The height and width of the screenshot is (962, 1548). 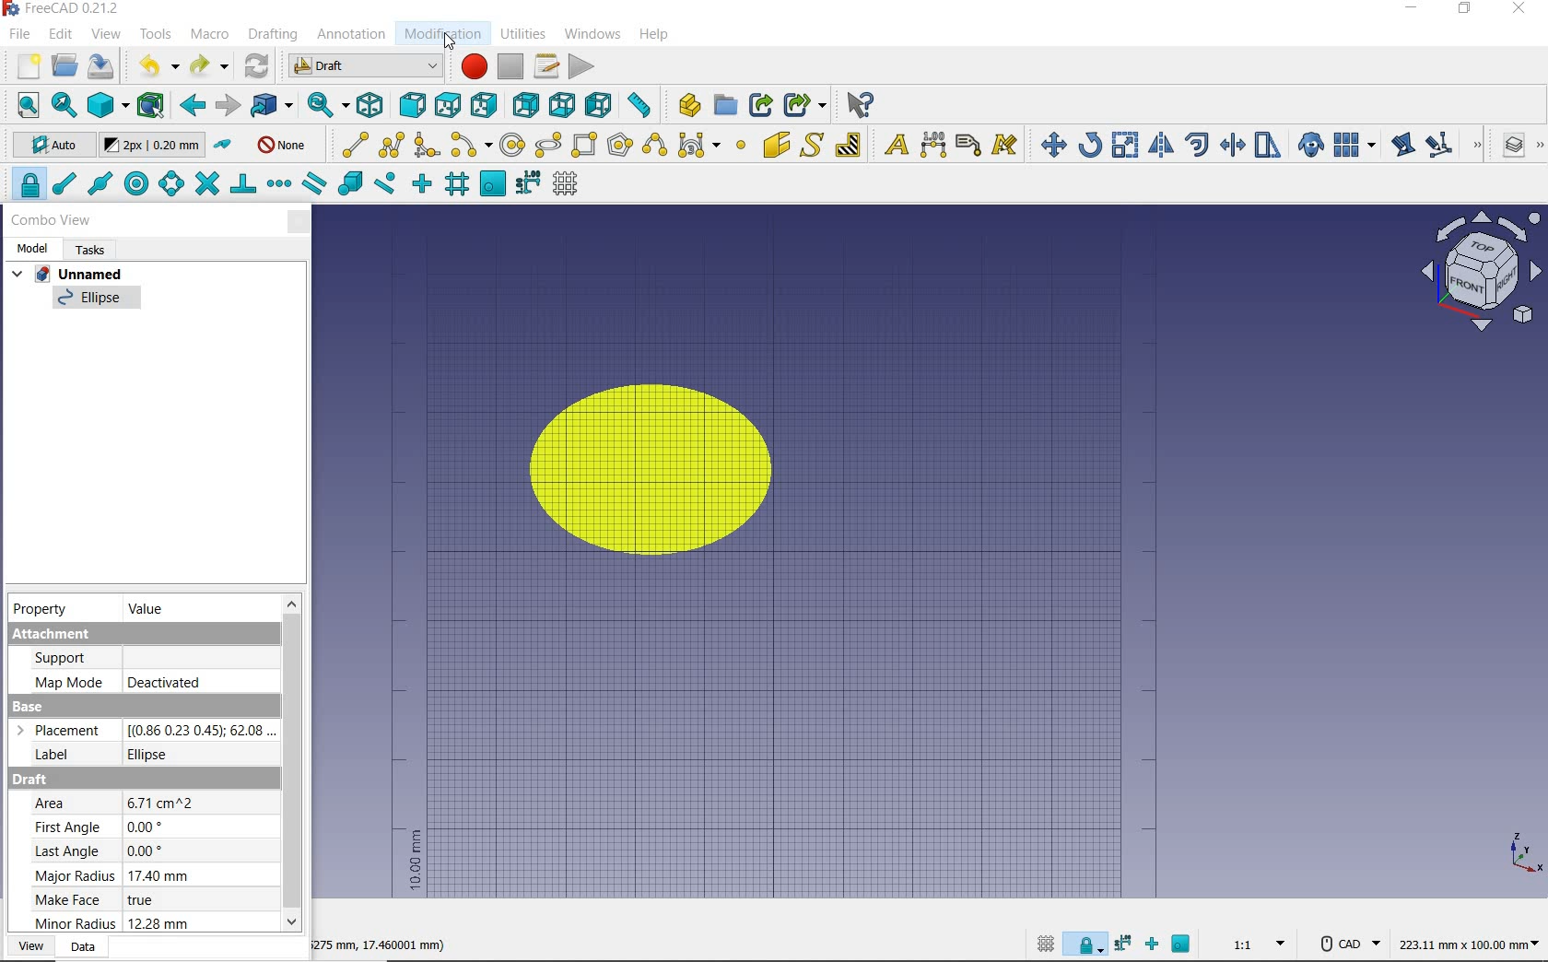 What do you see at coordinates (1253, 944) in the screenshot?
I see `set scale` at bounding box center [1253, 944].